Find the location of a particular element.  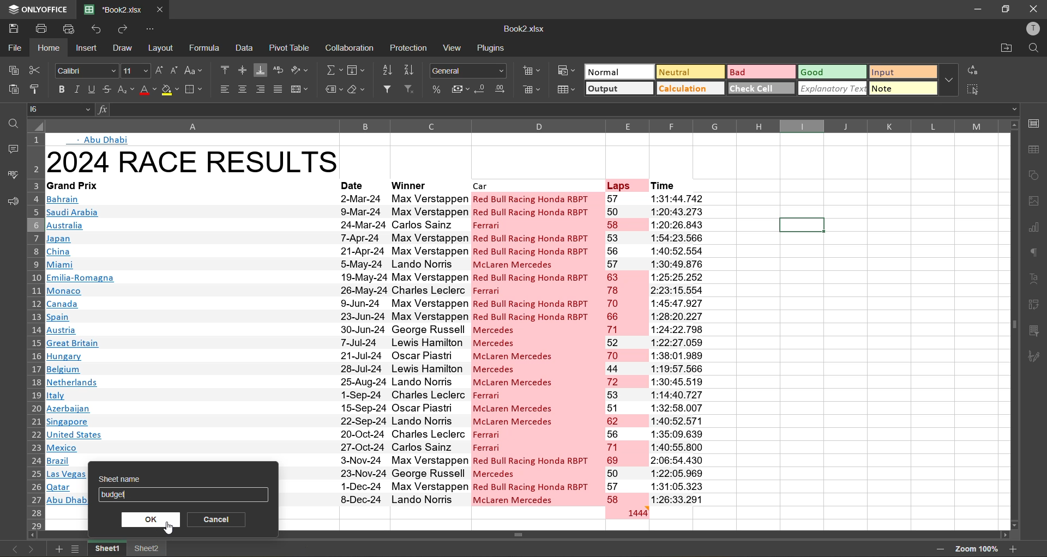

signature is located at coordinates (1037, 357).